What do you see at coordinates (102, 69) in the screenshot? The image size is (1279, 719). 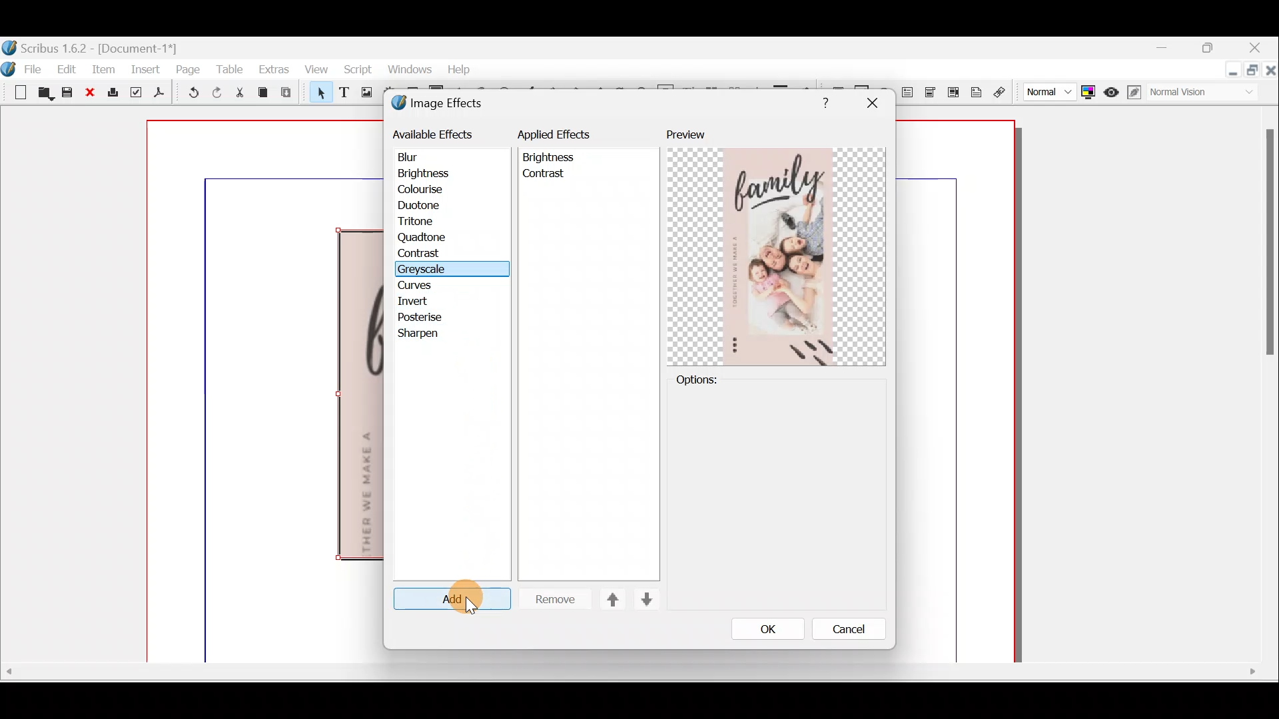 I see `Item` at bounding box center [102, 69].